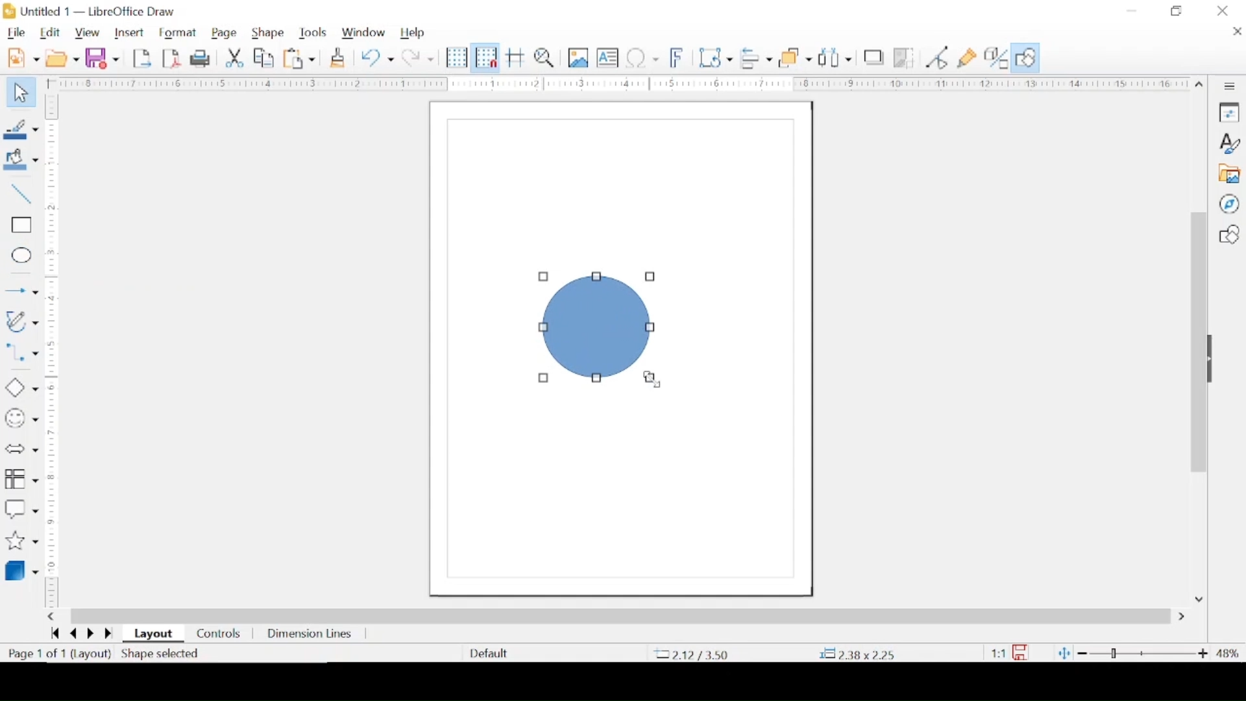 This screenshot has height=701, width=1246. What do you see at coordinates (716, 57) in the screenshot?
I see `transformations` at bounding box center [716, 57].